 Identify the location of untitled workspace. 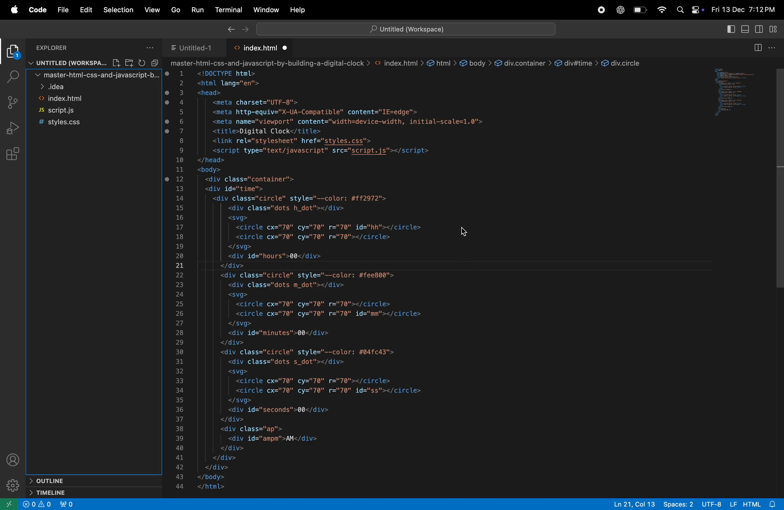
(68, 63).